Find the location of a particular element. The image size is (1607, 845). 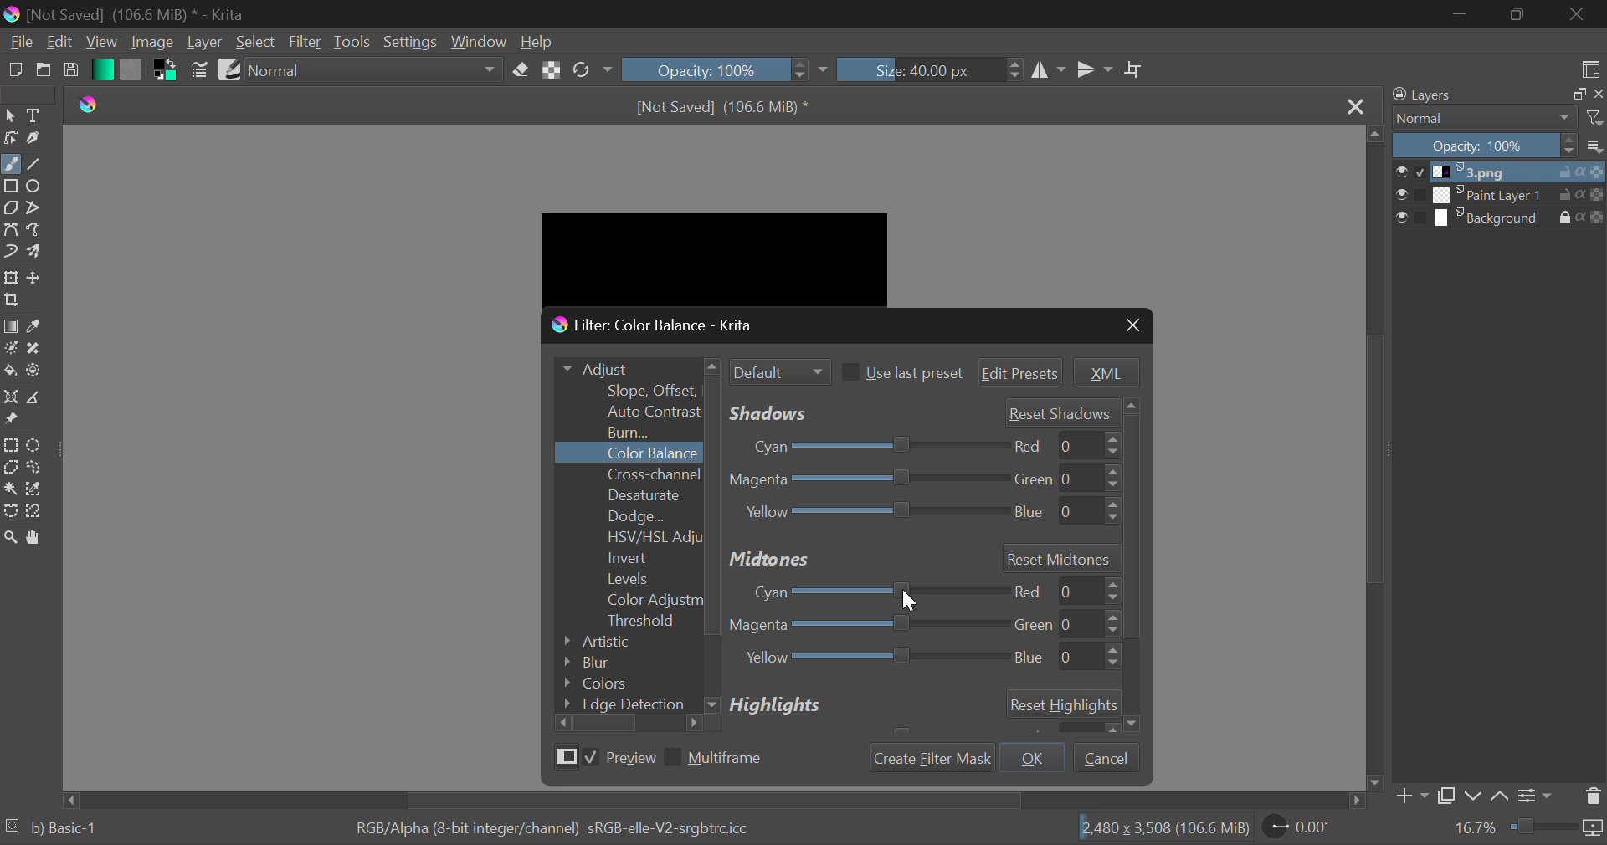

Create Filter Mask is located at coordinates (934, 757).